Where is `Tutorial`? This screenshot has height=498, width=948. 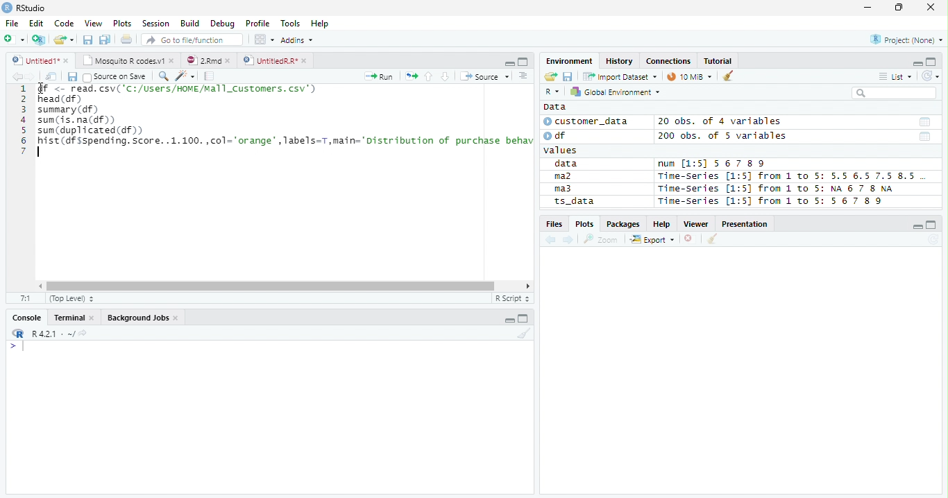
Tutorial is located at coordinates (718, 60).